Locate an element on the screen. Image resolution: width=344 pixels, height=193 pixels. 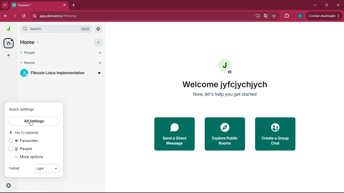
settings is located at coordinates (8, 186).